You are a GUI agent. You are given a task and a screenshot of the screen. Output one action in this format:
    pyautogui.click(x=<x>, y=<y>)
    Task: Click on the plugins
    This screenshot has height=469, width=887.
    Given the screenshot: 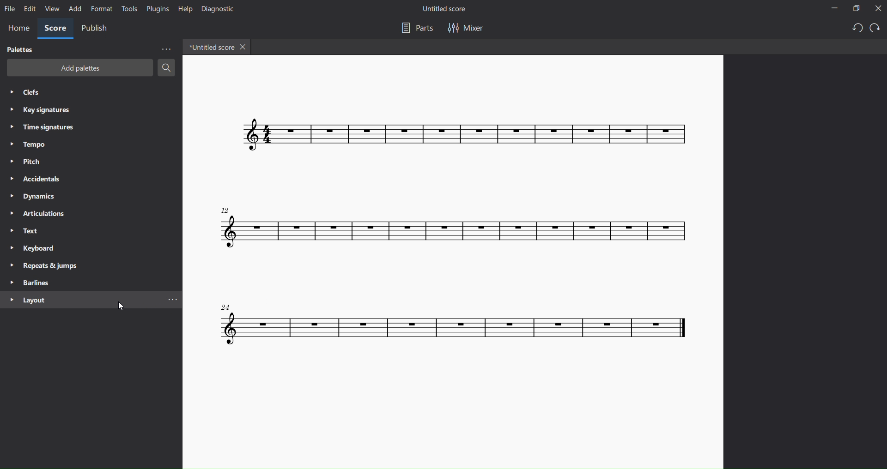 What is the action you would take?
    pyautogui.click(x=156, y=10)
    